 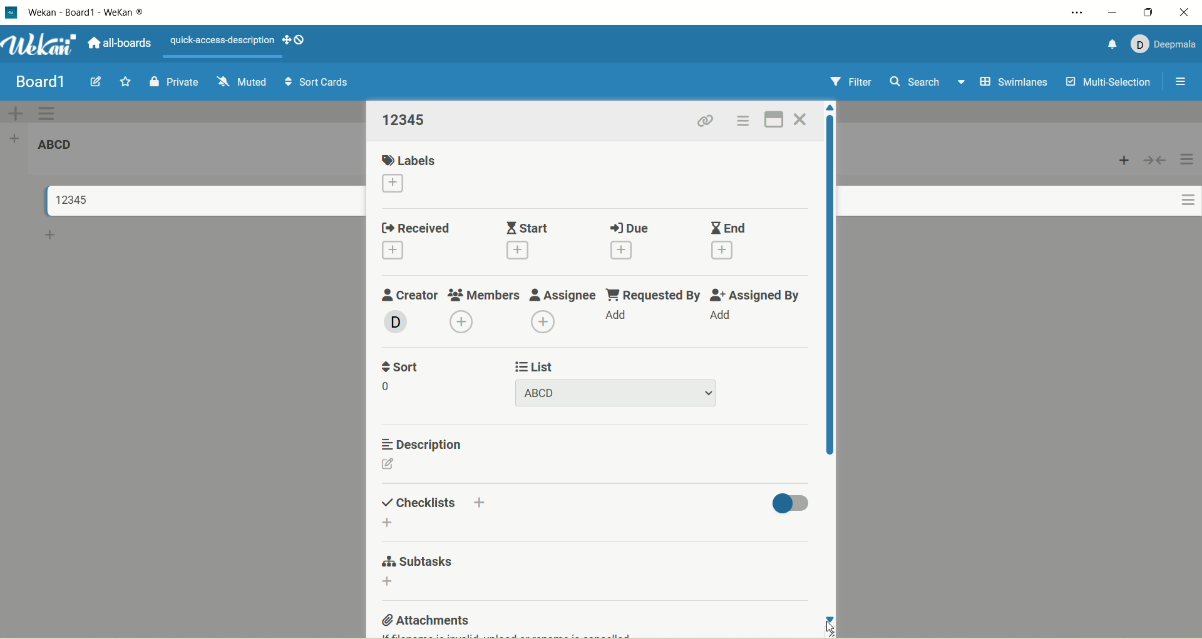 What do you see at coordinates (239, 80) in the screenshot?
I see `muted` at bounding box center [239, 80].